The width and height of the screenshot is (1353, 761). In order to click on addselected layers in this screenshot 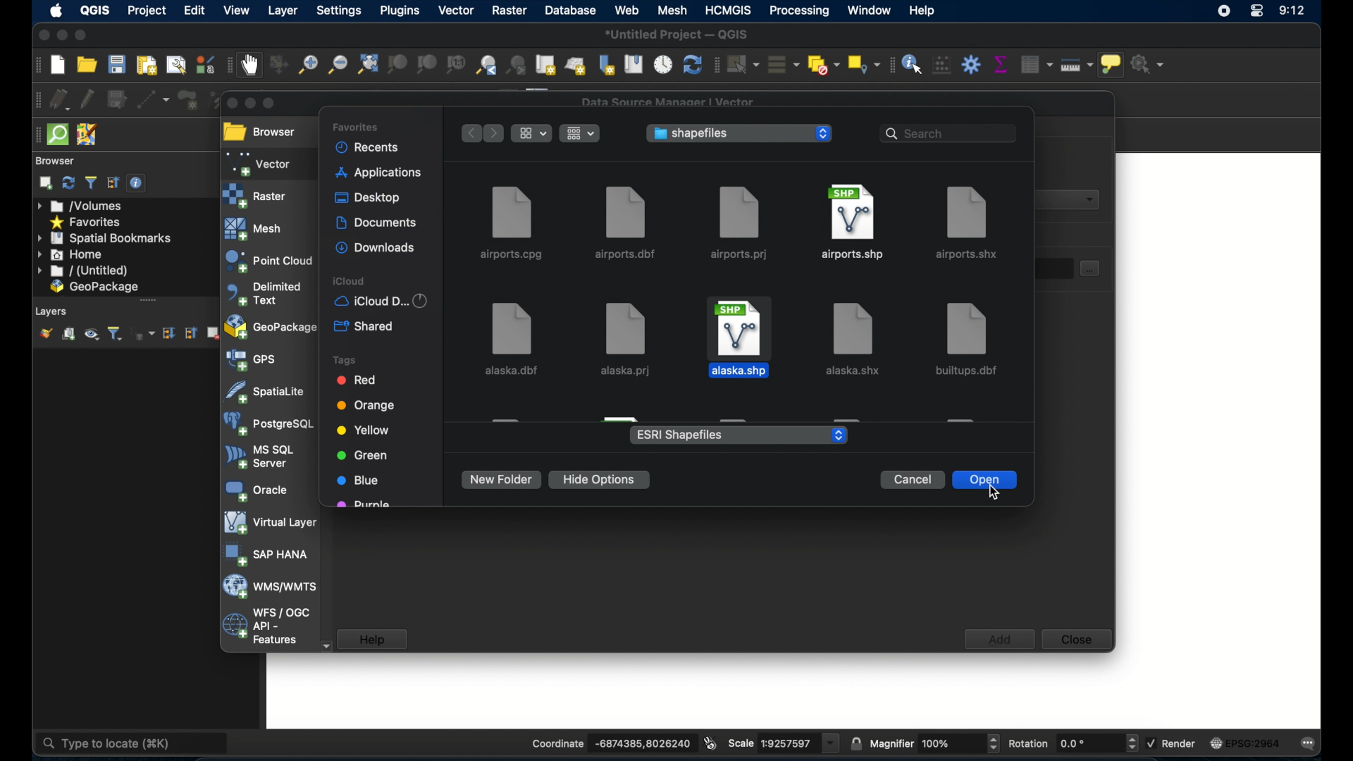, I will do `click(45, 183)`.